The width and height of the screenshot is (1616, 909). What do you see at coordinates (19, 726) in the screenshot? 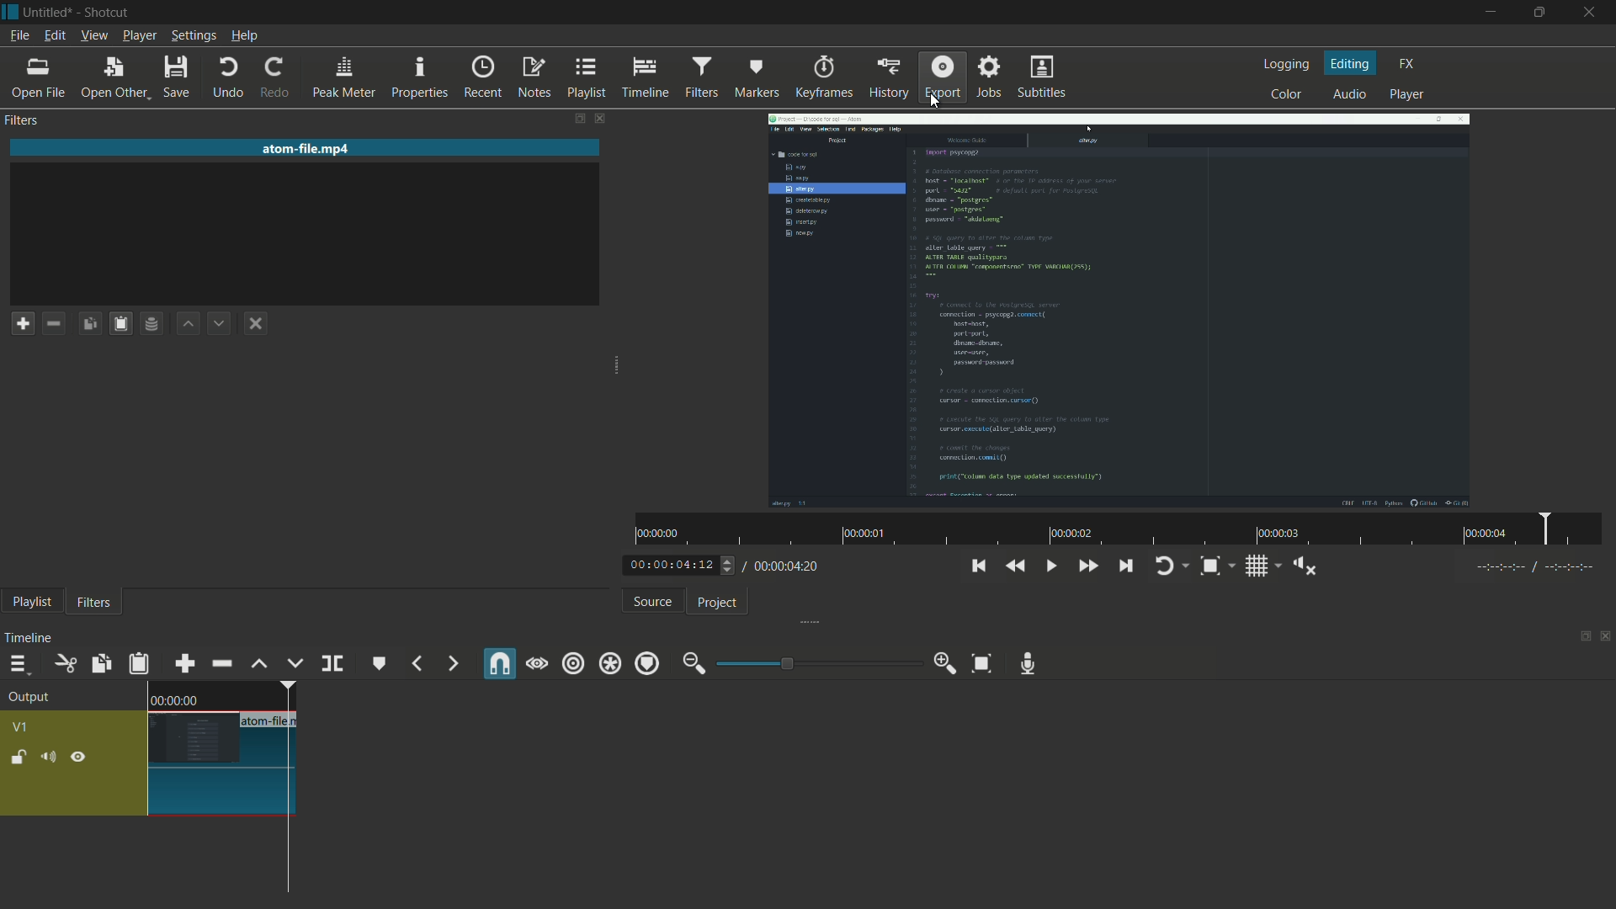
I see `v1` at bounding box center [19, 726].